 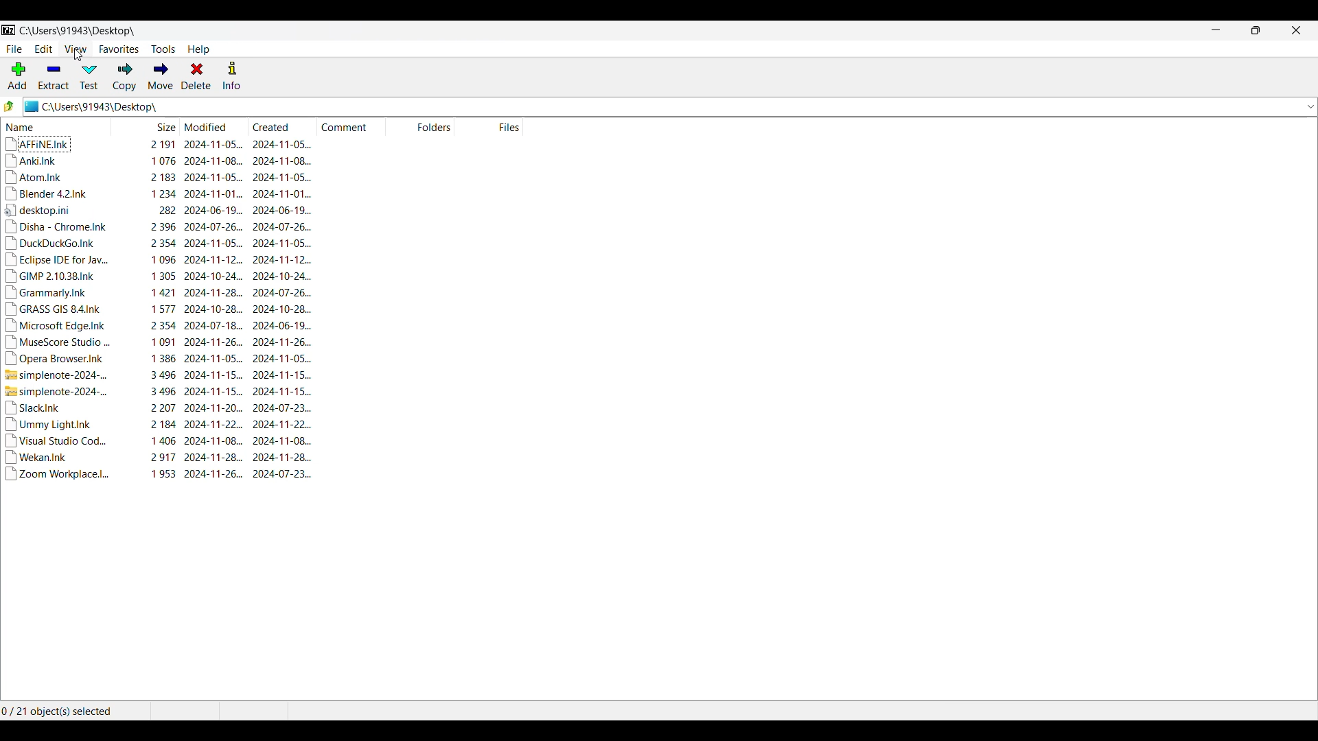 I want to click on Atom.Ink 2183 2024-11-05... 2024-11-05..., so click(x=163, y=177).